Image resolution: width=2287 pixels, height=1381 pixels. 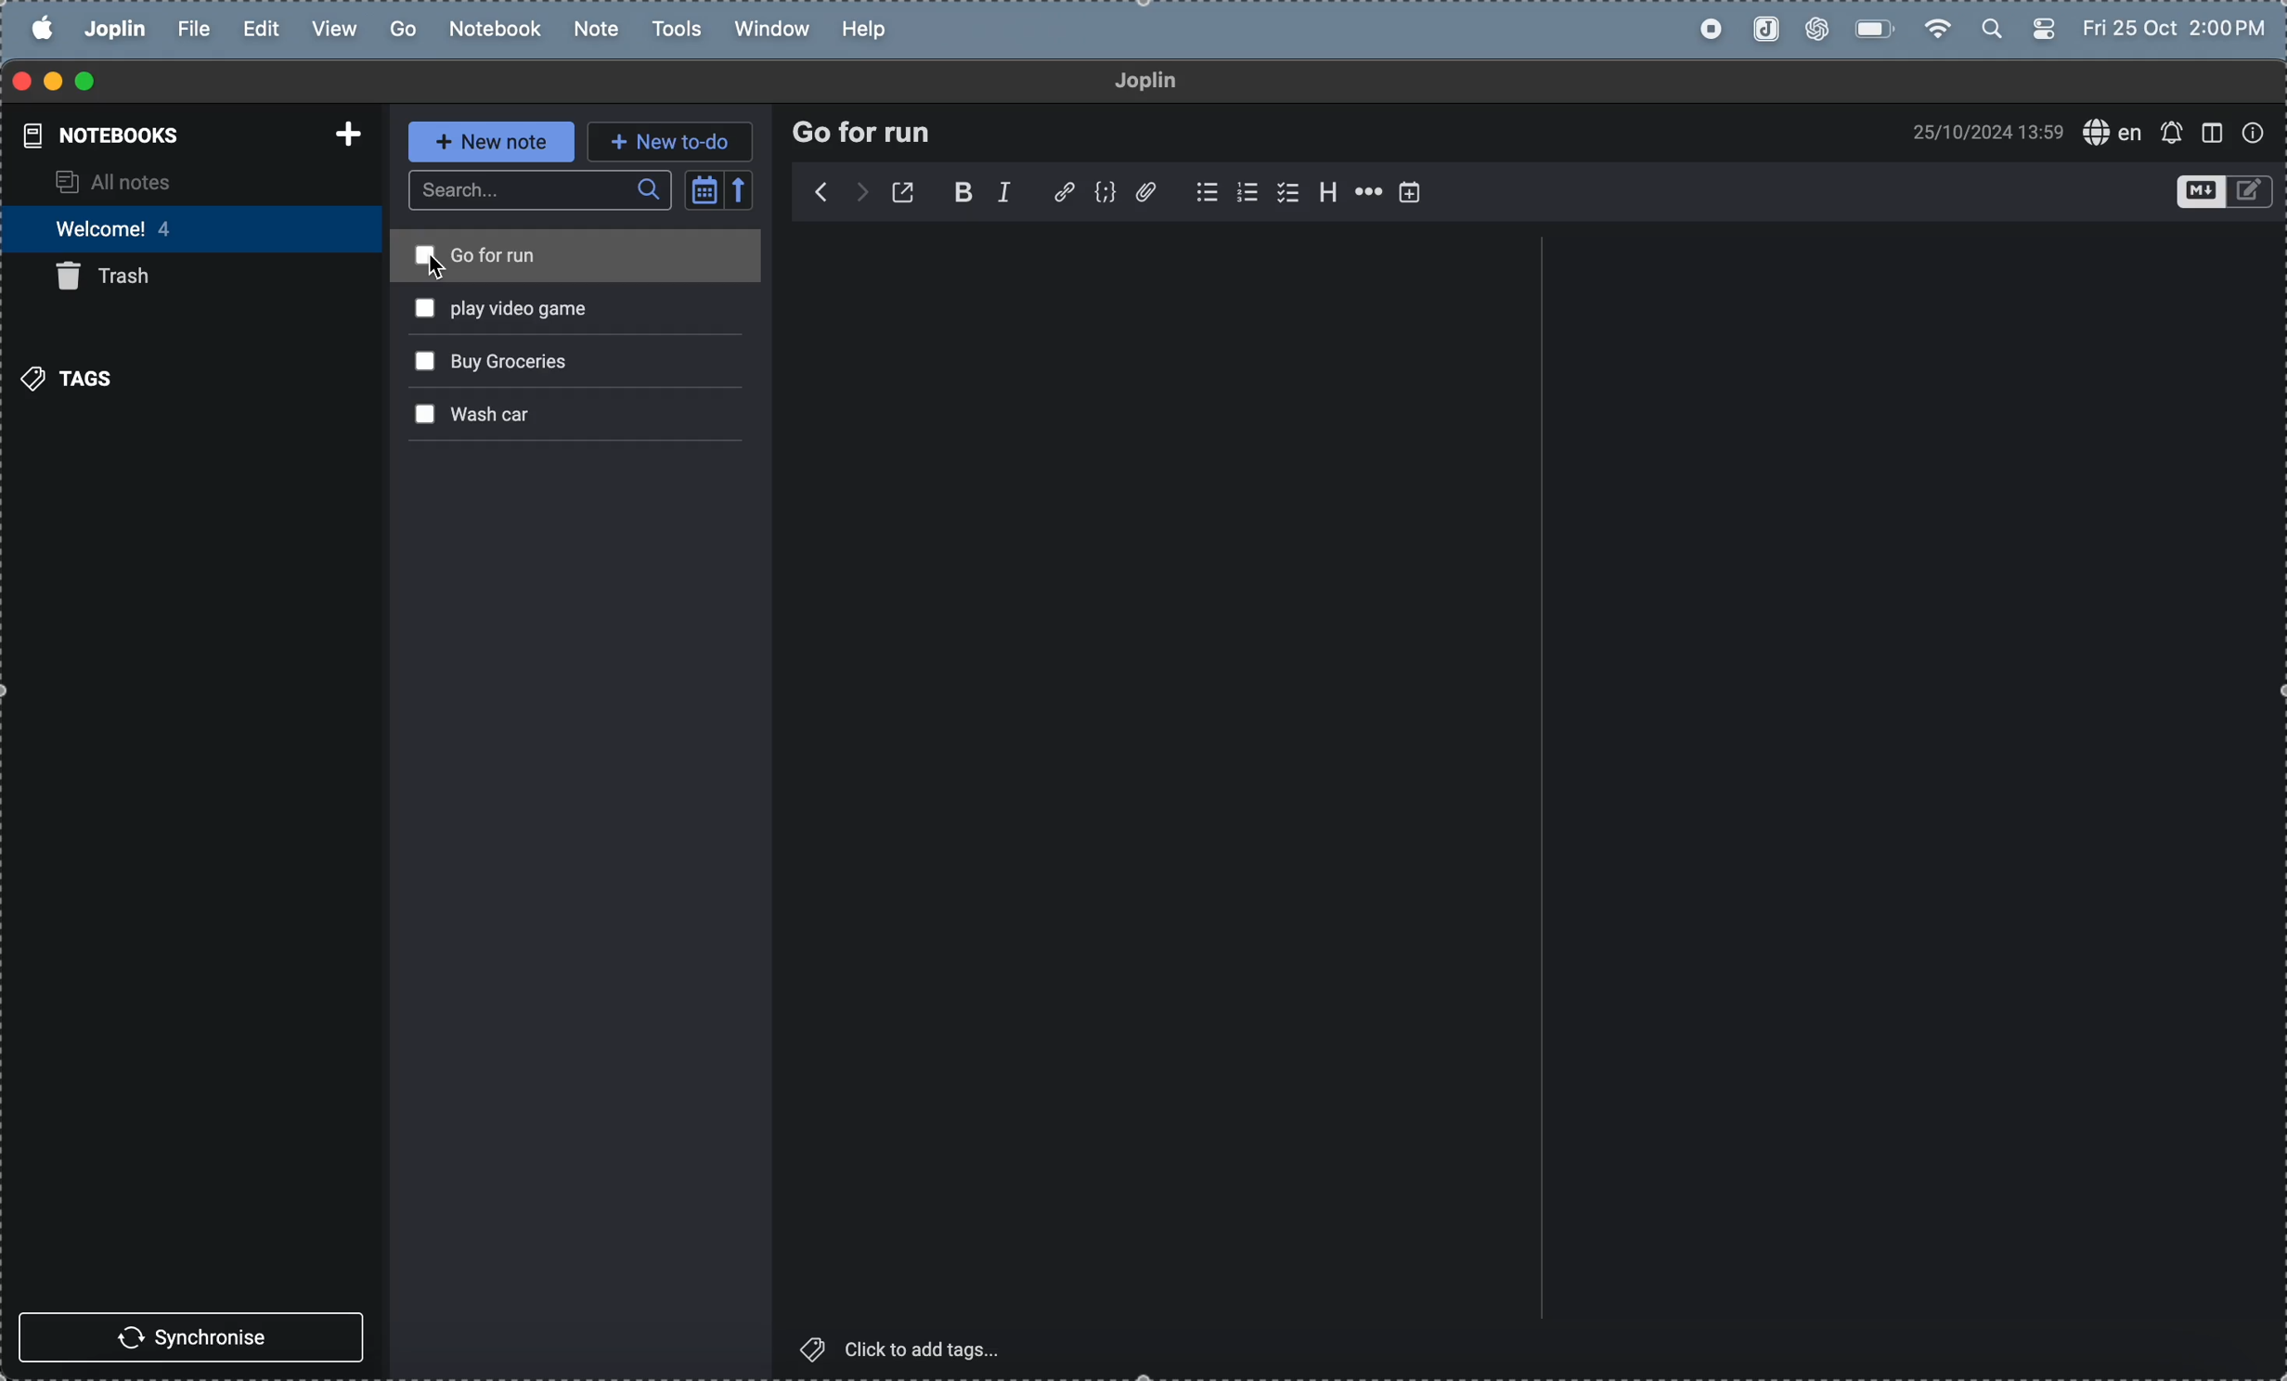 I want to click on welcomes, so click(x=177, y=228).